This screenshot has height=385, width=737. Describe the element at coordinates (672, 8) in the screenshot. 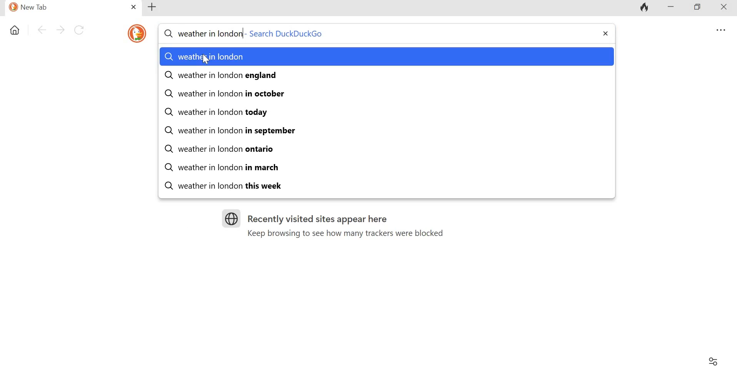

I see `Minimize` at that location.